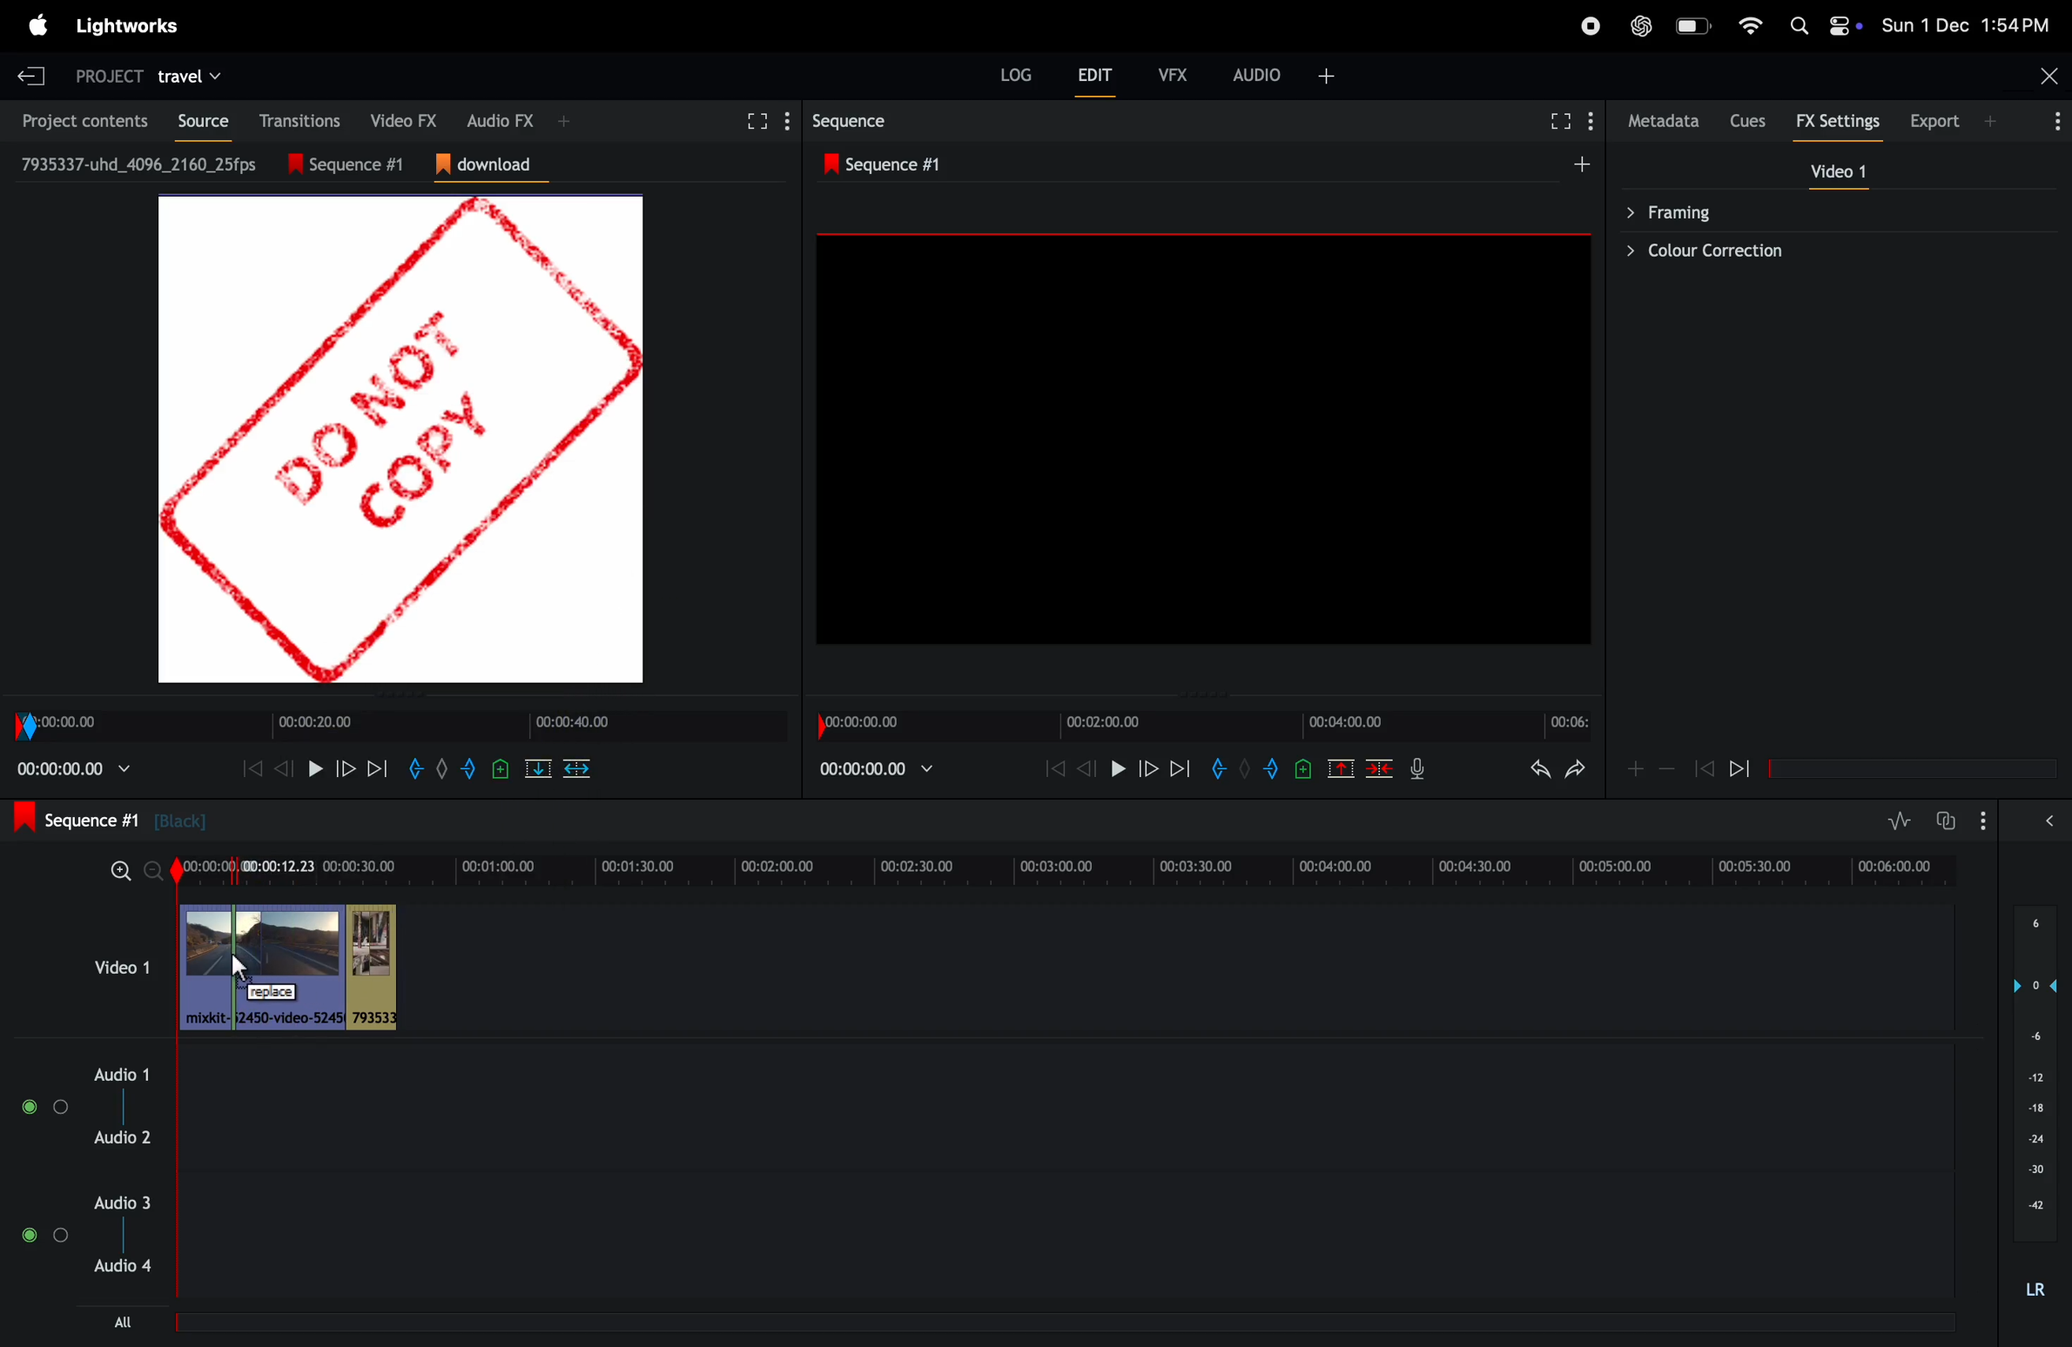  What do you see at coordinates (293, 967) in the screenshot?
I see `video clips` at bounding box center [293, 967].